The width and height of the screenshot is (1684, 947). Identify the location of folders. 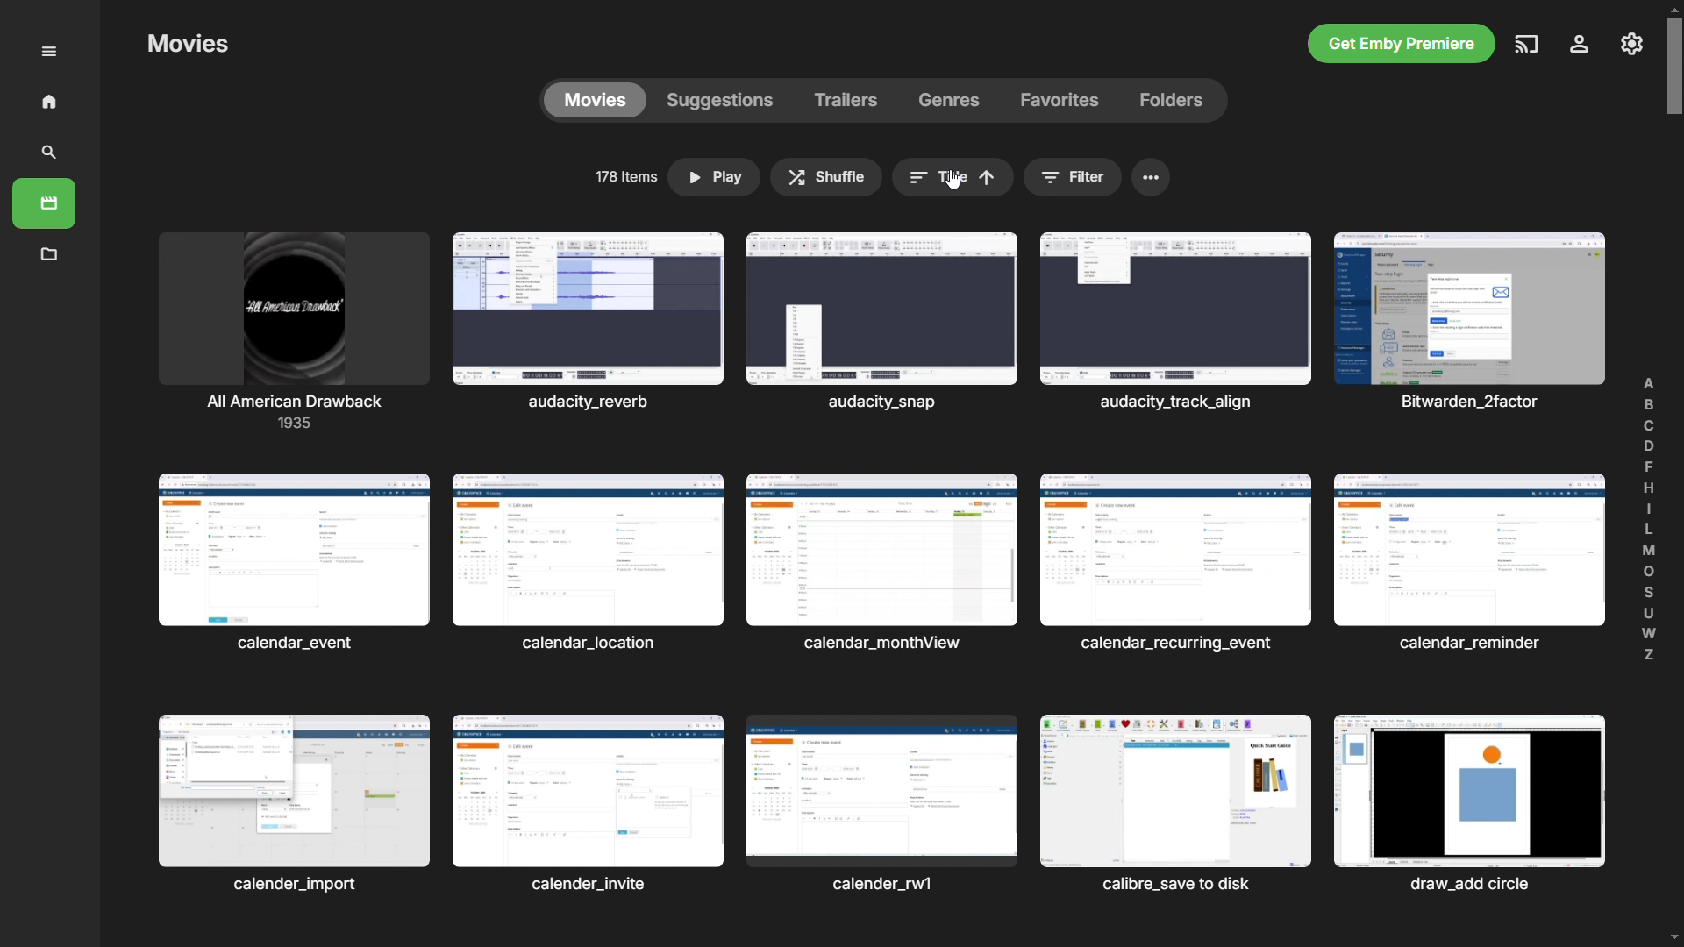
(1167, 100).